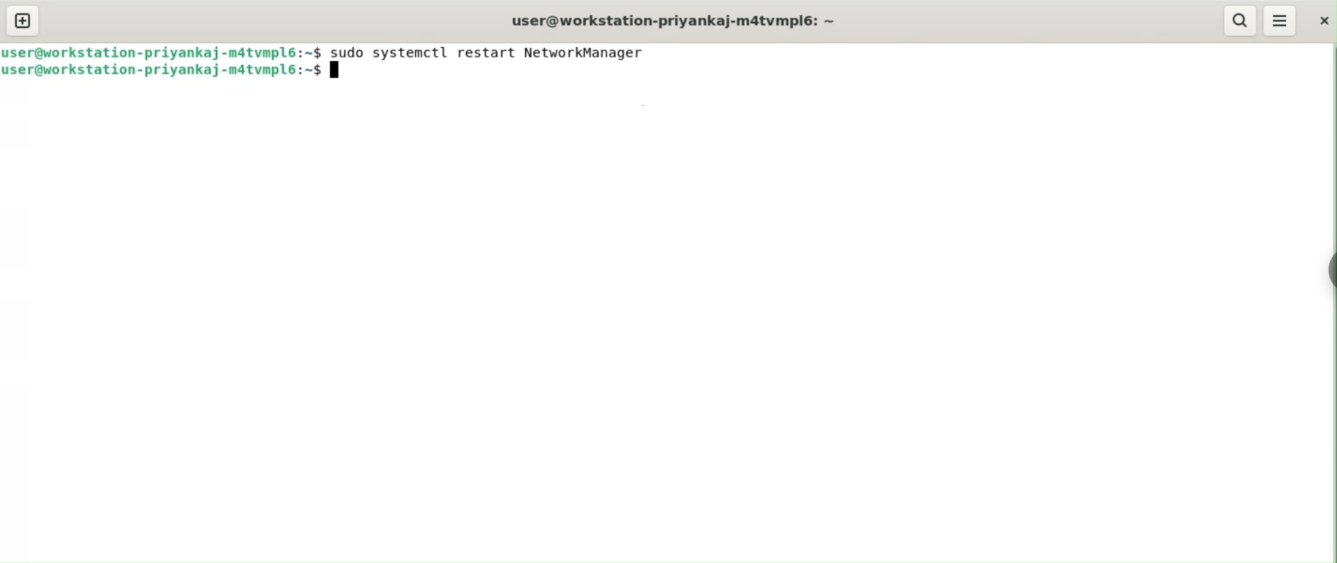 This screenshot has height=563, width=1337. I want to click on user@workstation-priyankaj-m4tvmlp6:~, so click(680, 20).